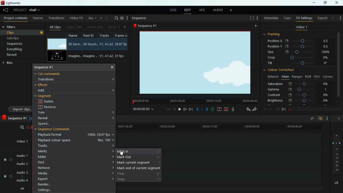 The width and height of the screenshot is (343, 193). Describe the element at coordinates (106, 56) in the screenshot. I see `V1, A1, A2` at that location.